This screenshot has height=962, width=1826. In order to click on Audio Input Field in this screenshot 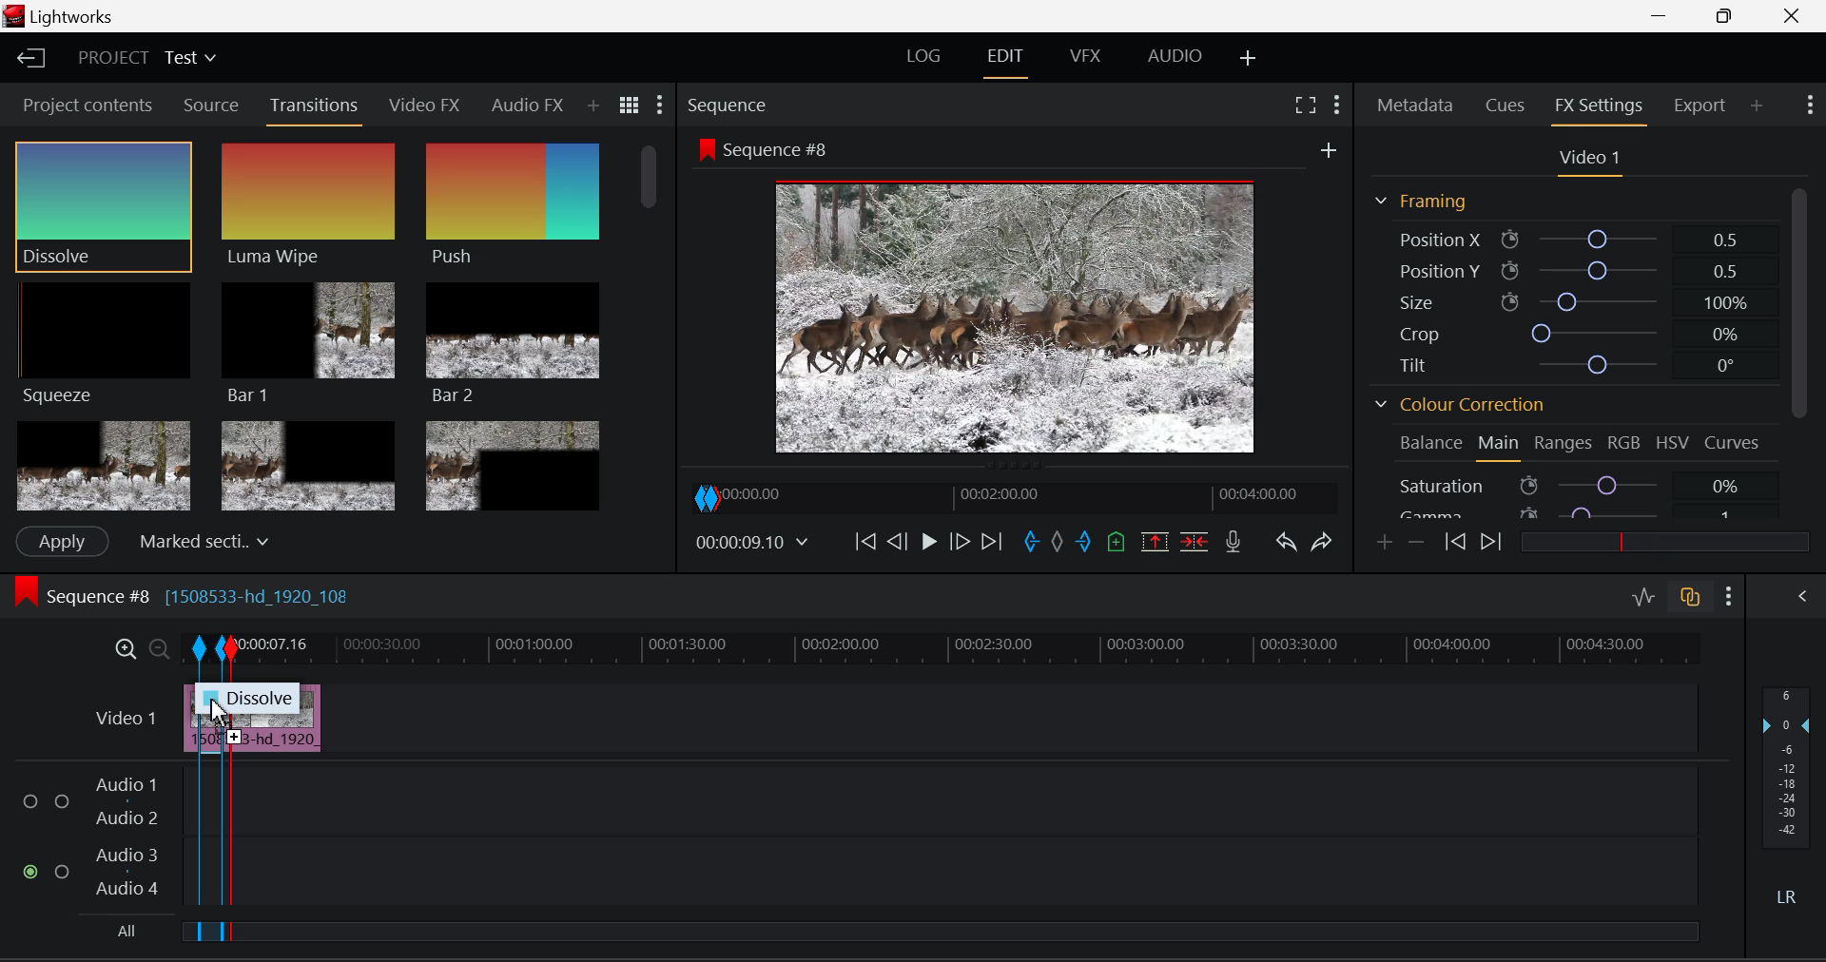, I will do `click(963, 874)`.